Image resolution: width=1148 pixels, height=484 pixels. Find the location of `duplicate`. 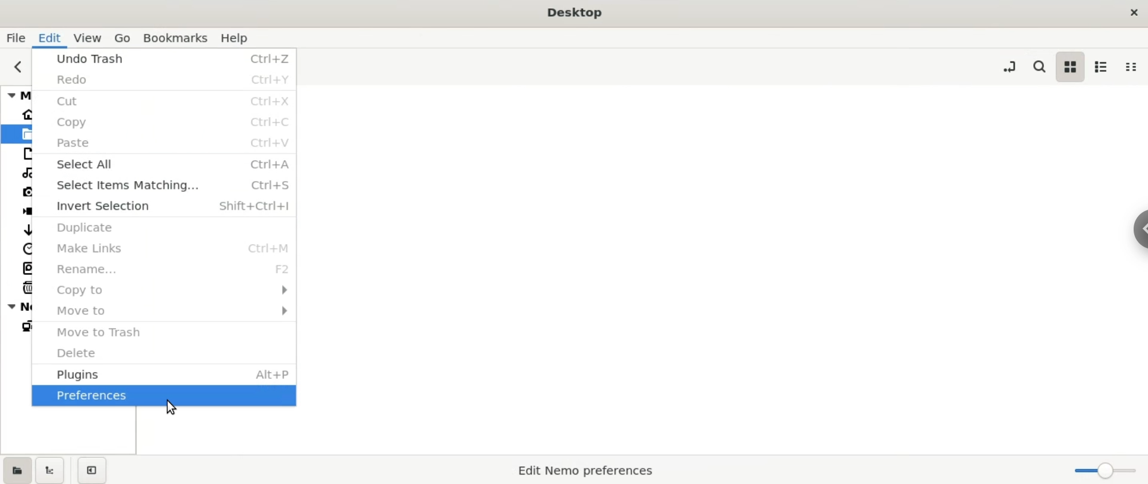

duplicate is located at coordinates (163, 227).